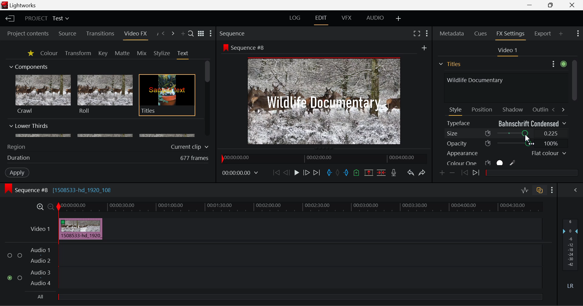  Describe the element at coordinates (47, 18) in the screenshot. I see `Project Title` at that location.